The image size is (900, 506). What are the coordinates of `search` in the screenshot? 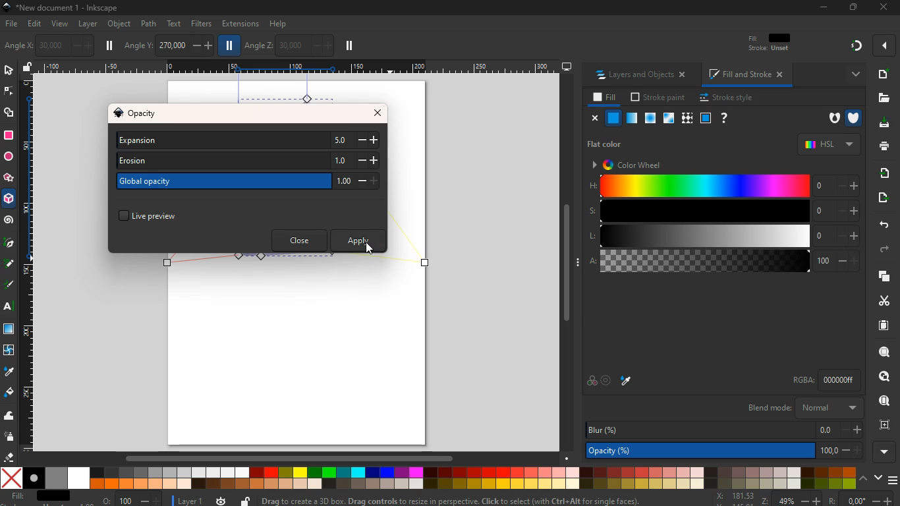 It's located at (882, 353).